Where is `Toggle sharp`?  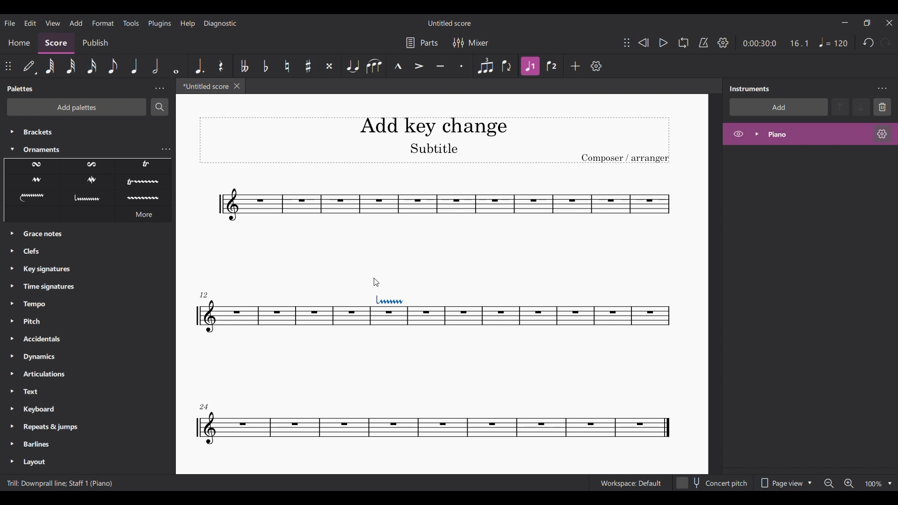
Toggle sharp is located at coordinates (308, 66).